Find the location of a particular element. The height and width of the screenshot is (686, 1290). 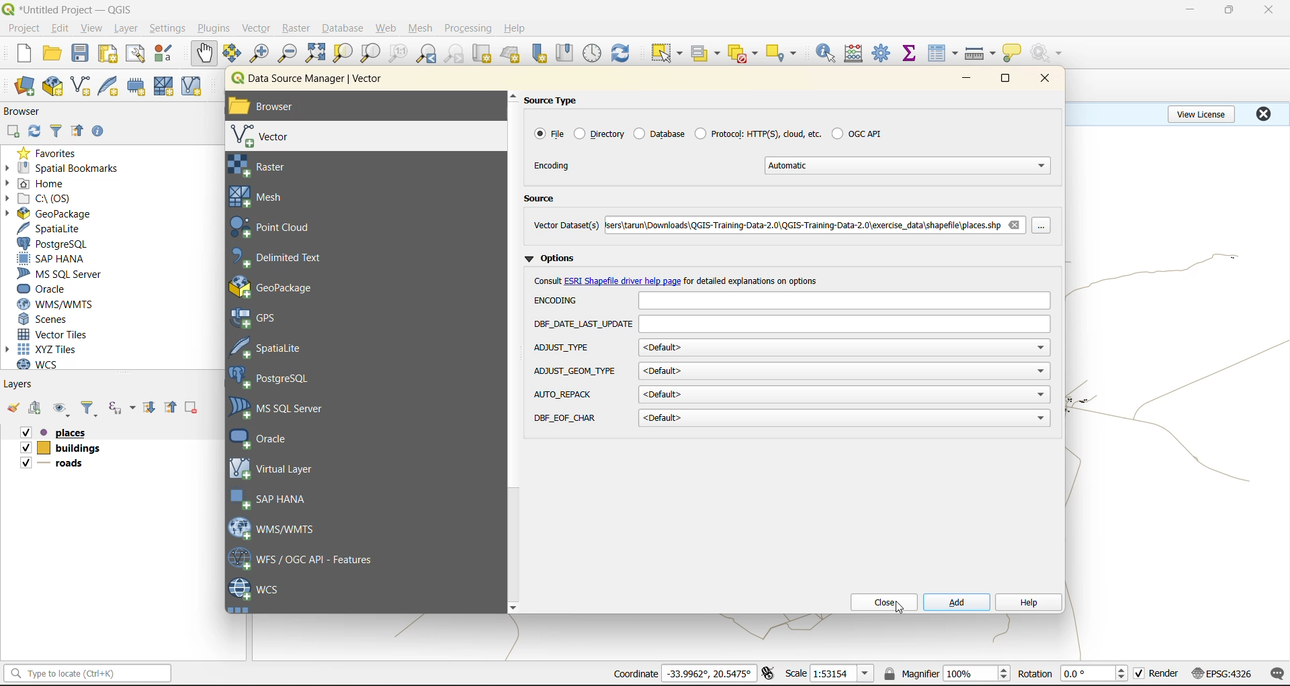

sap hana is located at coordinates (271, 499).